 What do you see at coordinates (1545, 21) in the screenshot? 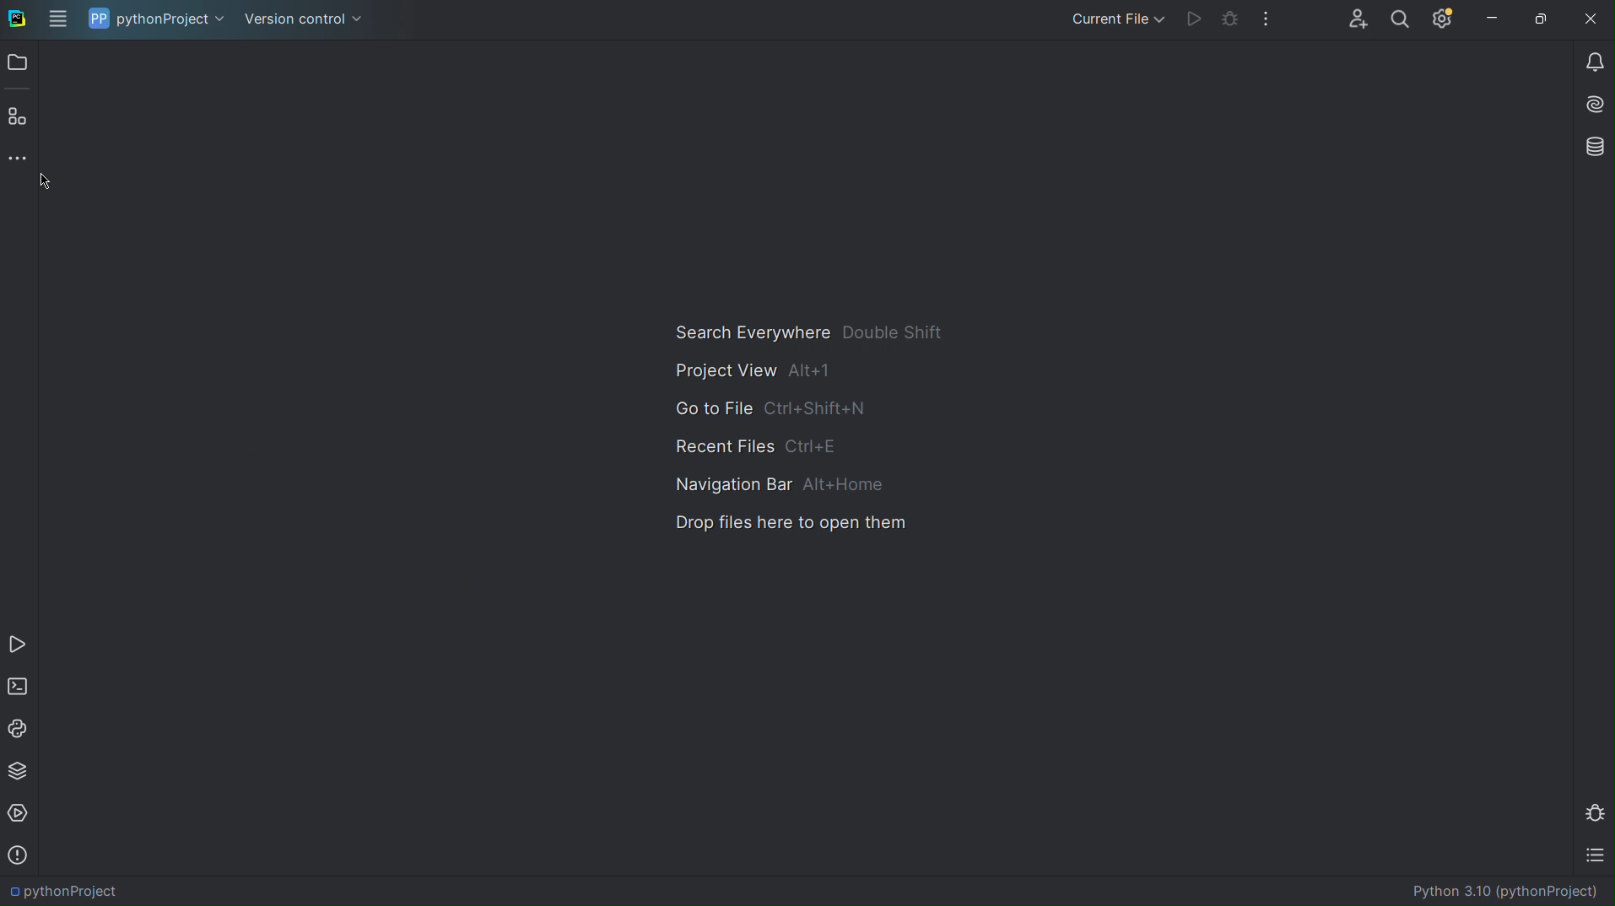
I see `Maximize` at bounding box center [1545, 21].